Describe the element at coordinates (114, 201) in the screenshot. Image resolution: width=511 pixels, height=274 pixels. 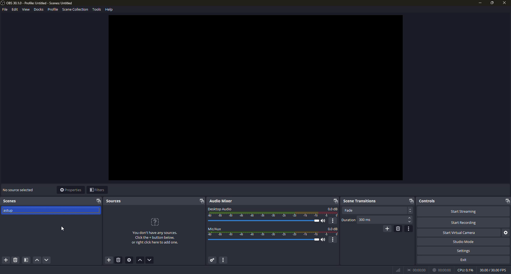
I see `sources` at that location.